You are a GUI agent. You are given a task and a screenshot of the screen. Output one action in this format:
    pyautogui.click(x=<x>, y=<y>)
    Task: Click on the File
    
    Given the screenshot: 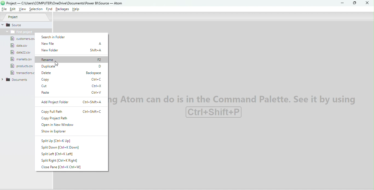 What is the action you would take?
    pyautogui.click(x=19, y=59)
    